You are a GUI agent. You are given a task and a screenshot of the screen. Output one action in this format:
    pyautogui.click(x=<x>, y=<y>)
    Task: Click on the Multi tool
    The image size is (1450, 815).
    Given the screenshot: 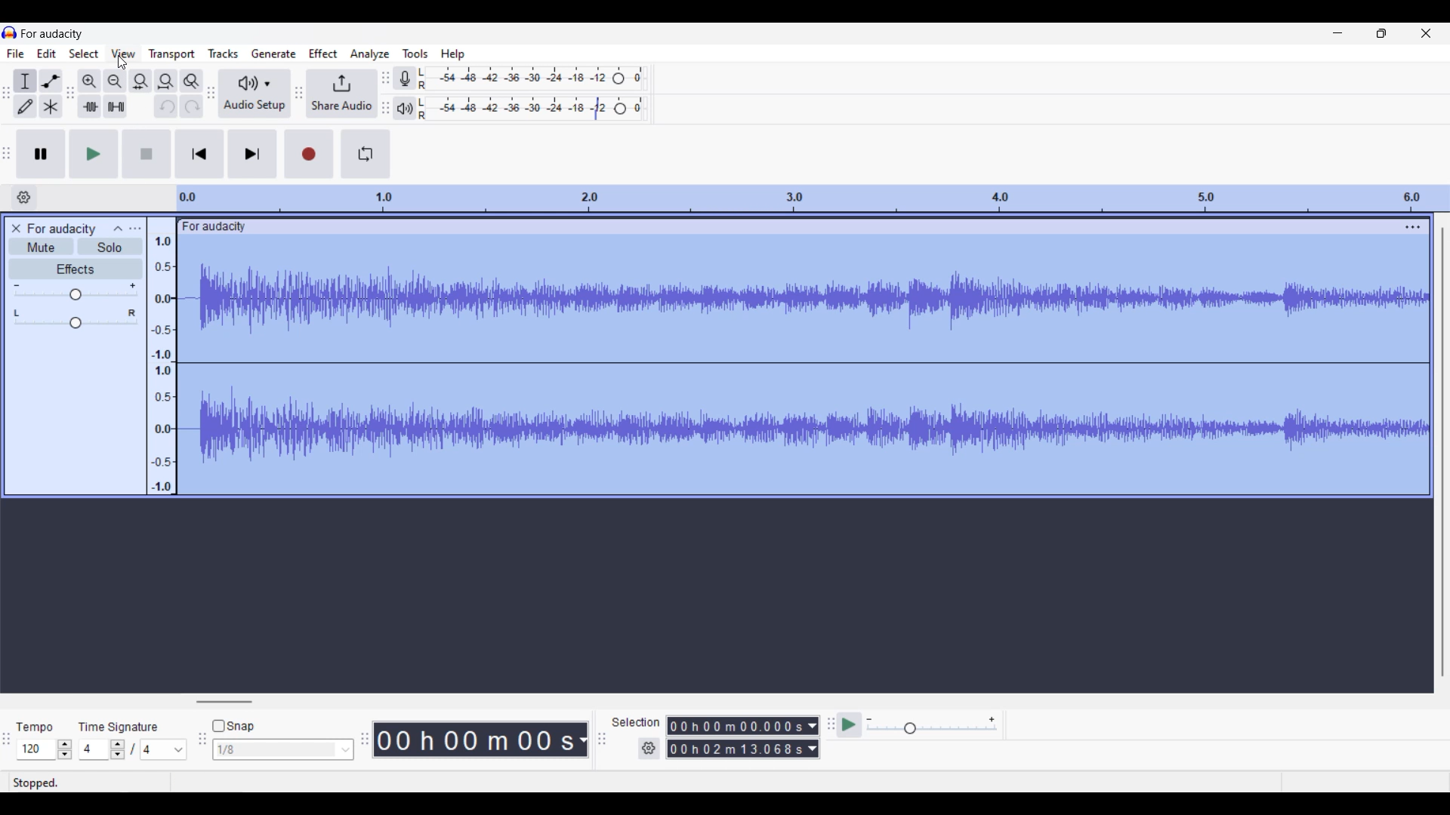 What is the action you would take?
    pyautogui.click(x=51, y=106)
    